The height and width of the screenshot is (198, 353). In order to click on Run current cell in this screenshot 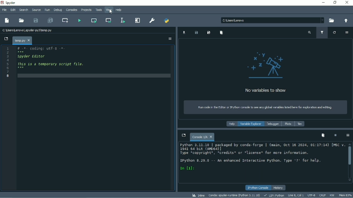, I will do `click(94, 20)`.